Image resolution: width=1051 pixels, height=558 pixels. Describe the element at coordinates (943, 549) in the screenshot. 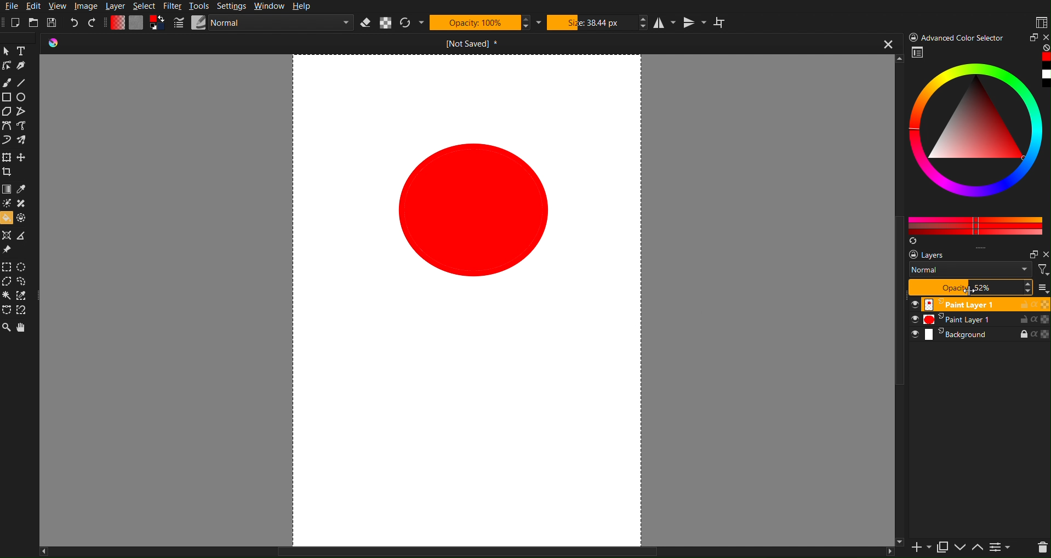

I see `Copy` at that location.